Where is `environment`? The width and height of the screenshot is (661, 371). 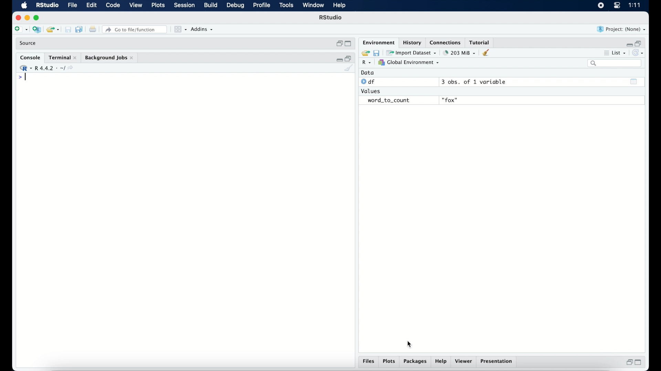
environment is located at coordinates (378, 42).